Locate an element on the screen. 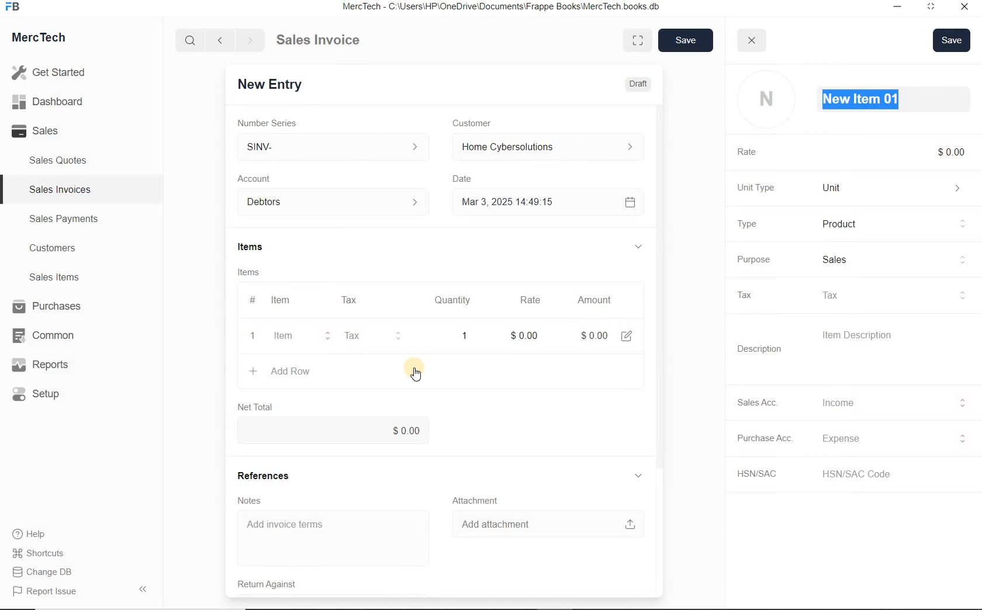 This screenshot has height=610, width=982. profile logo is located at coordinates (766, 100).